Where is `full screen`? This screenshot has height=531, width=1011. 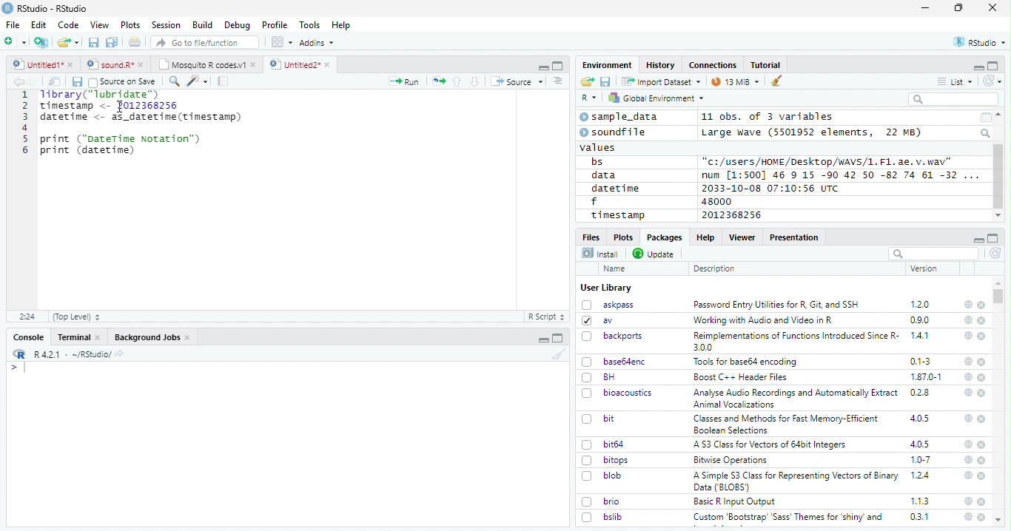
full screen is located at coordinates (993, 66).